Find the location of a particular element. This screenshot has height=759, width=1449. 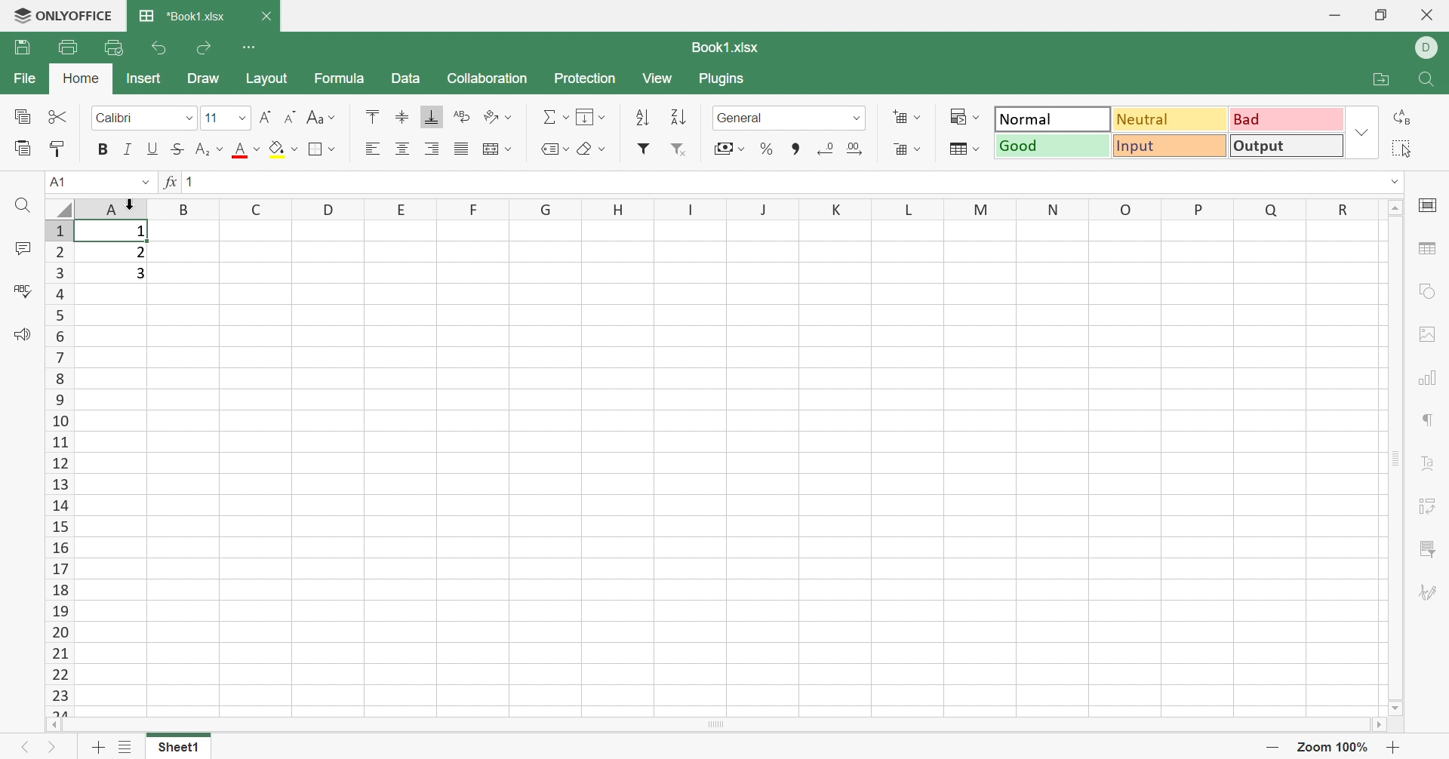

Bold is located at coordinates (105, 147).